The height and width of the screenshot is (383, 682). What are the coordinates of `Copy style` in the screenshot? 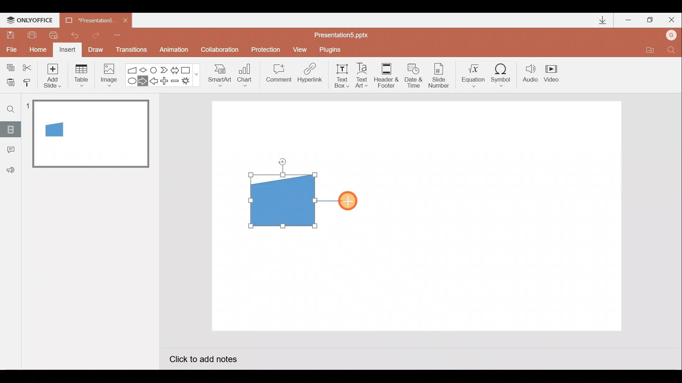 It's located at (28, 82).